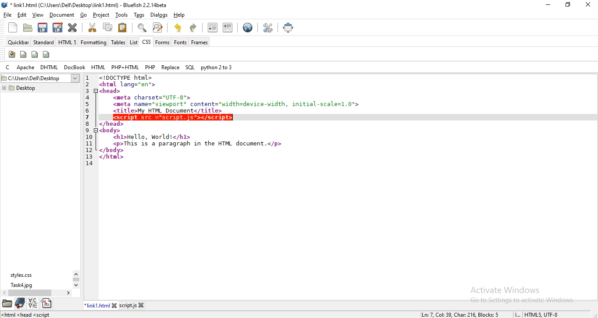  I want to click on cut, so click(92, 27).